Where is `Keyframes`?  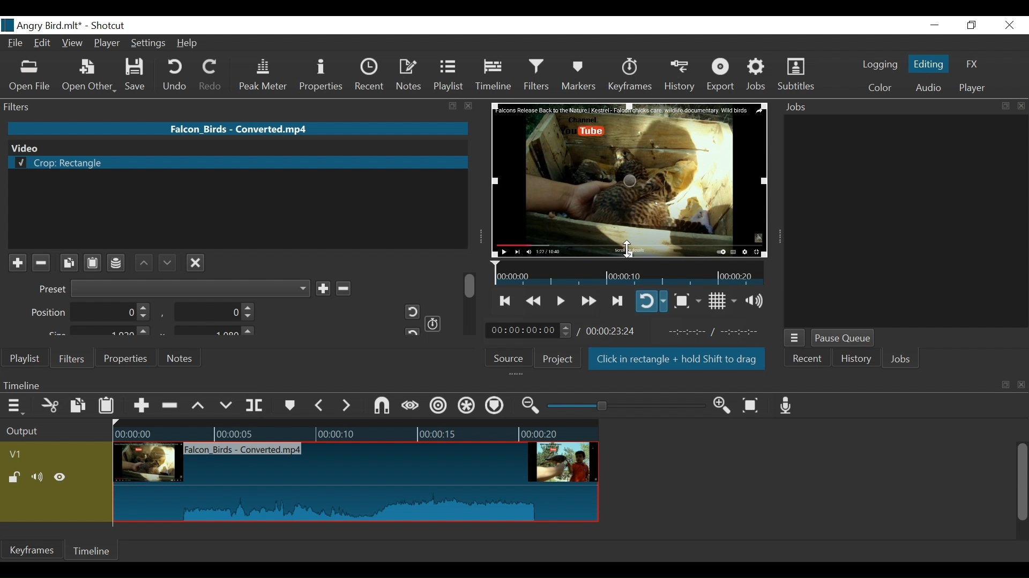
Keyframes is located at coordinates (629, 75).